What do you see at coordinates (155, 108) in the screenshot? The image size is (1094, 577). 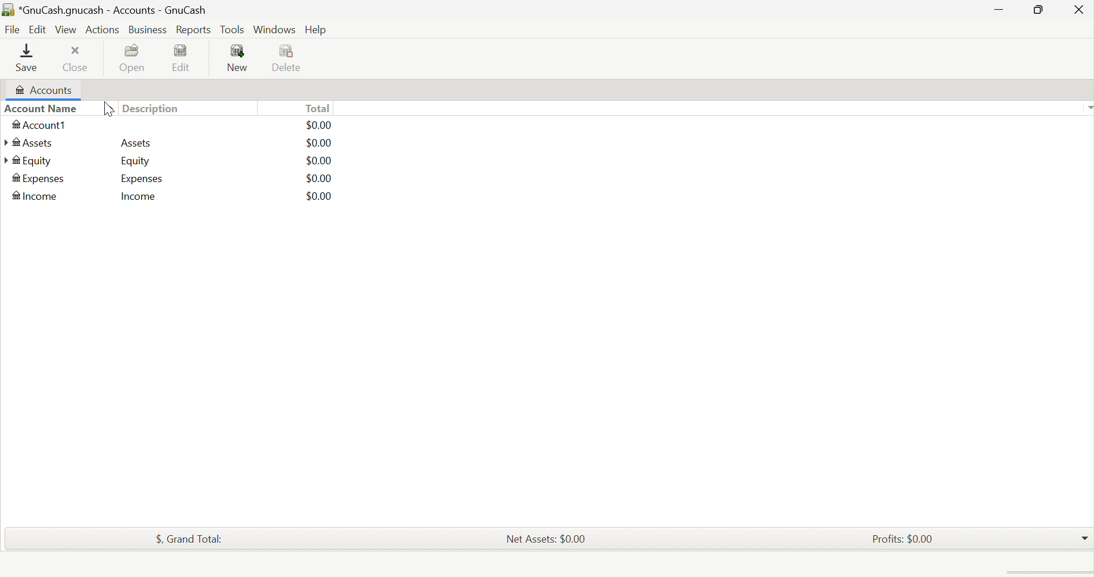 I see `Description` at bounding box center [155, 108].